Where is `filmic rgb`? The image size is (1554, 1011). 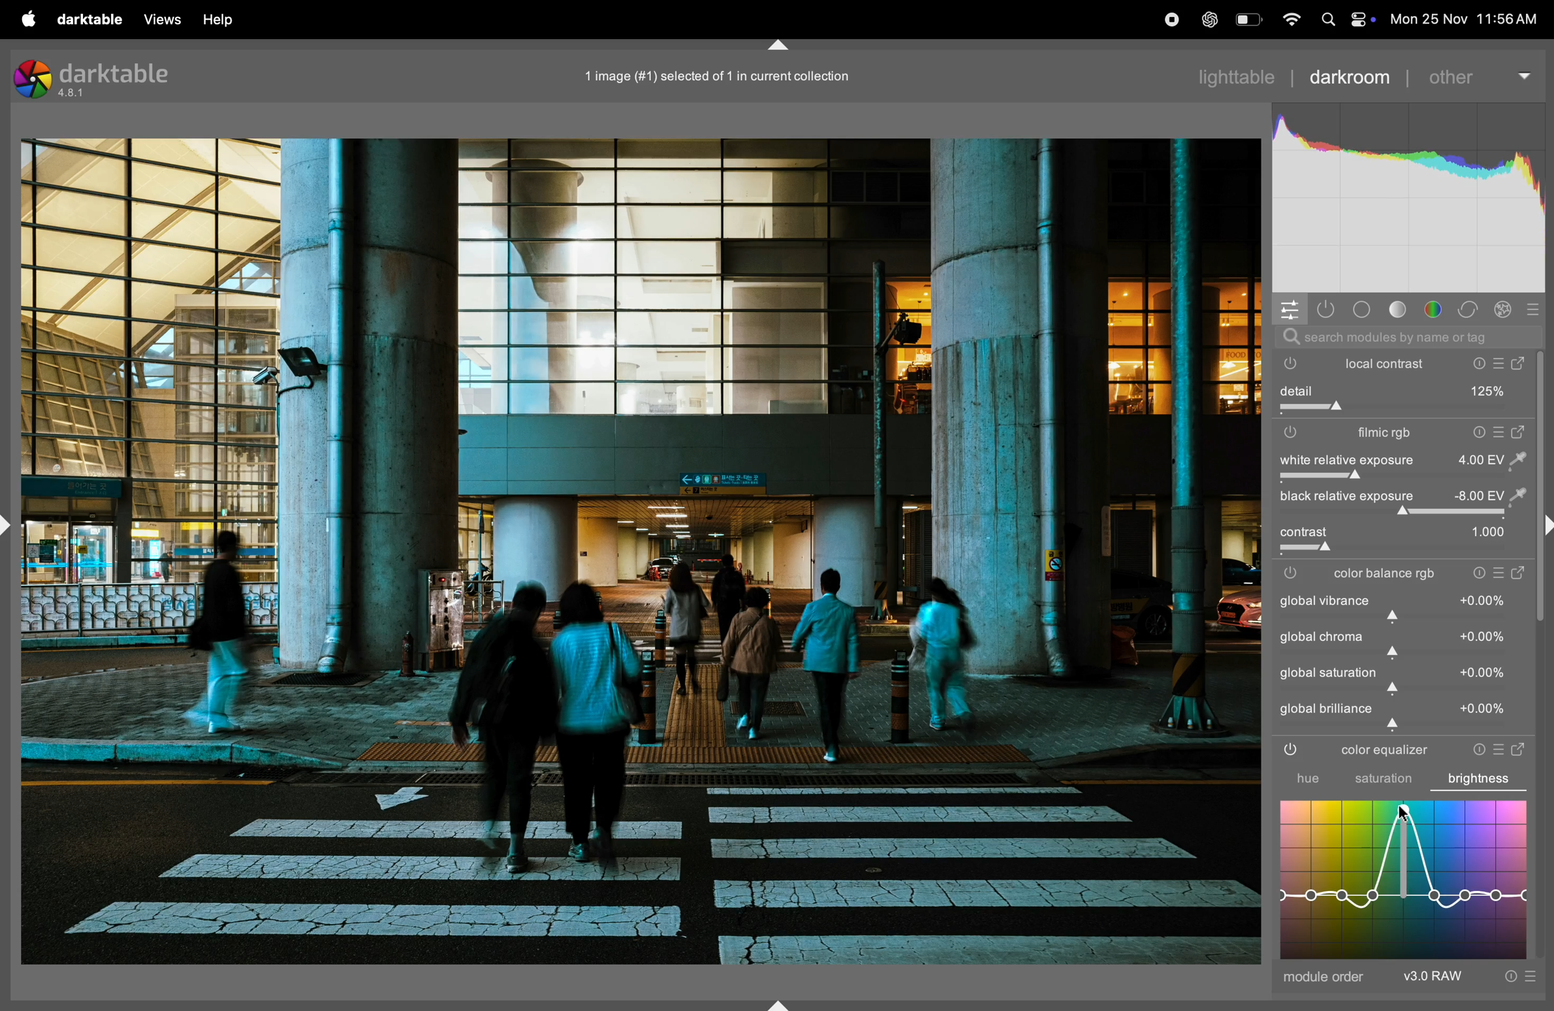 filmic rgb is located at coordinates (1374, 434).